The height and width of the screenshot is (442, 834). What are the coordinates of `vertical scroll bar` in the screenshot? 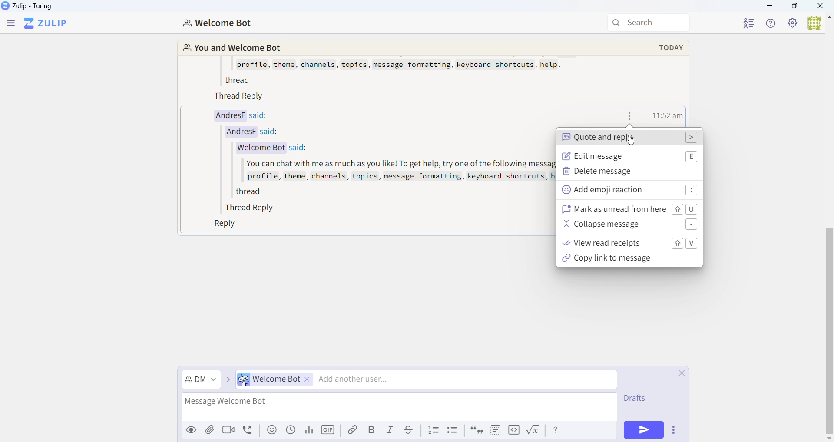 It's located at (829, 330).